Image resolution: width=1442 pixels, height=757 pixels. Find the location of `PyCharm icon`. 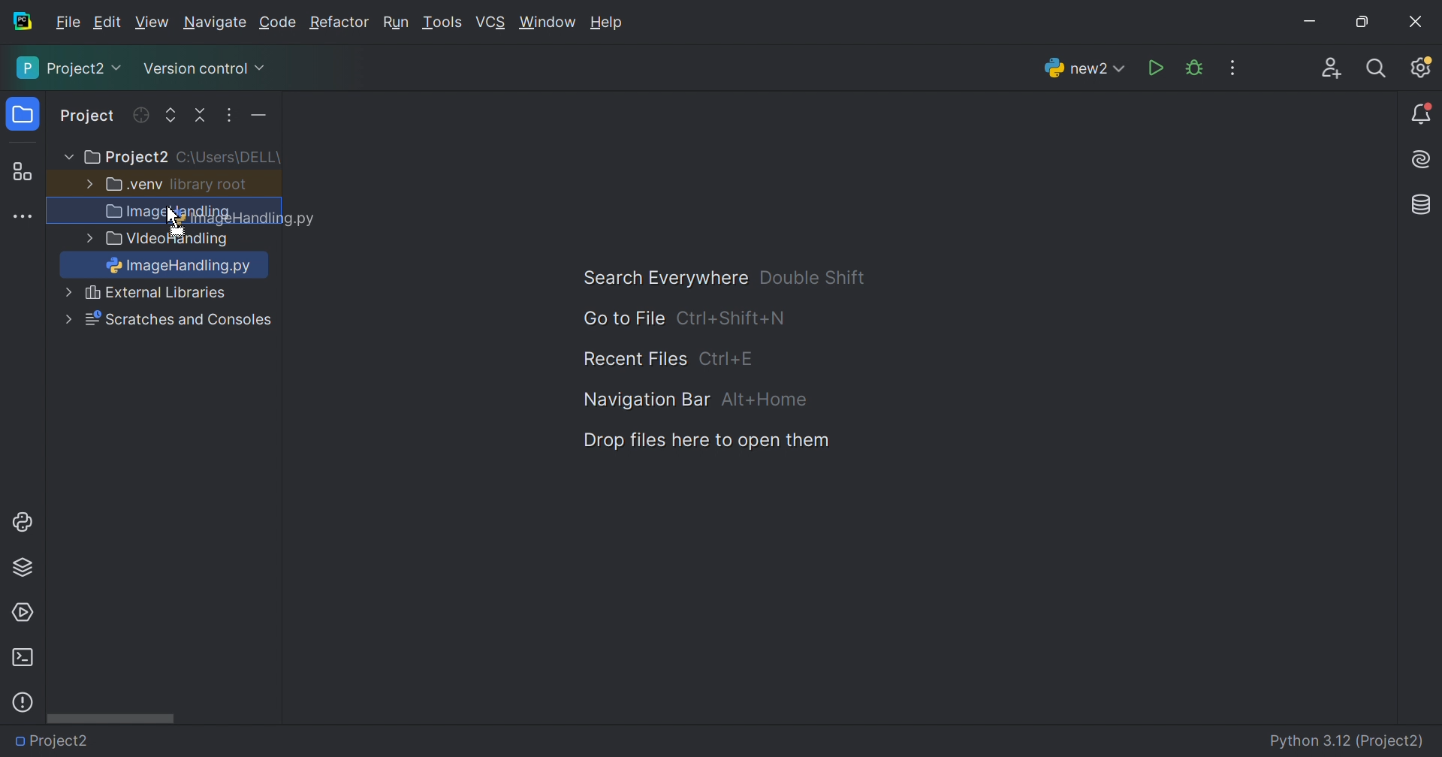

PyCharm icon is located at coordinates (21, 22).